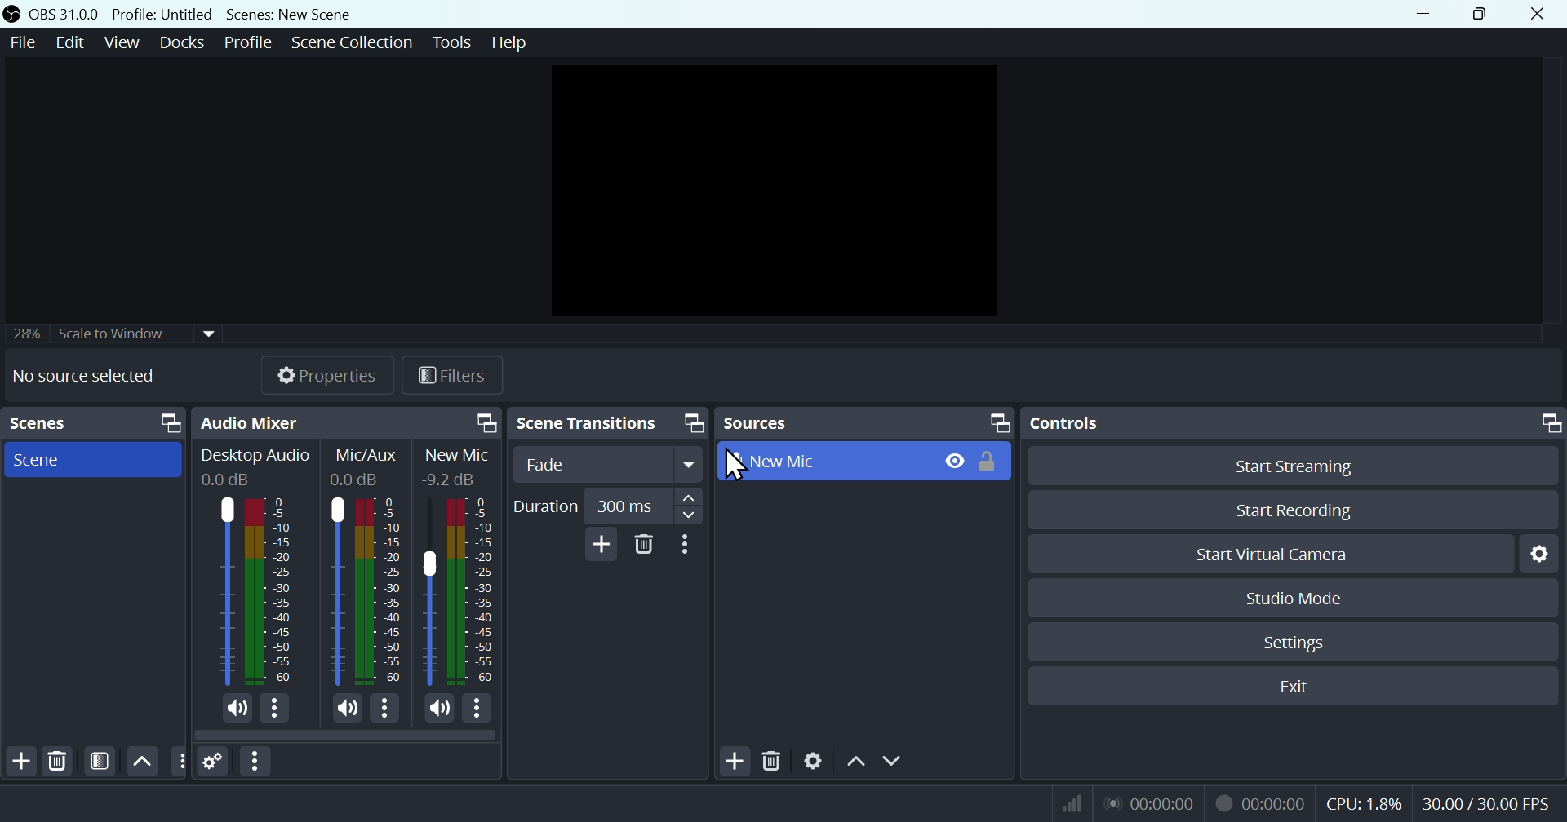 The width and height of the screenshot is (1567, 822). Describe the element at coordinates (19, 44) in the screenshot. I see `File ` at that location.